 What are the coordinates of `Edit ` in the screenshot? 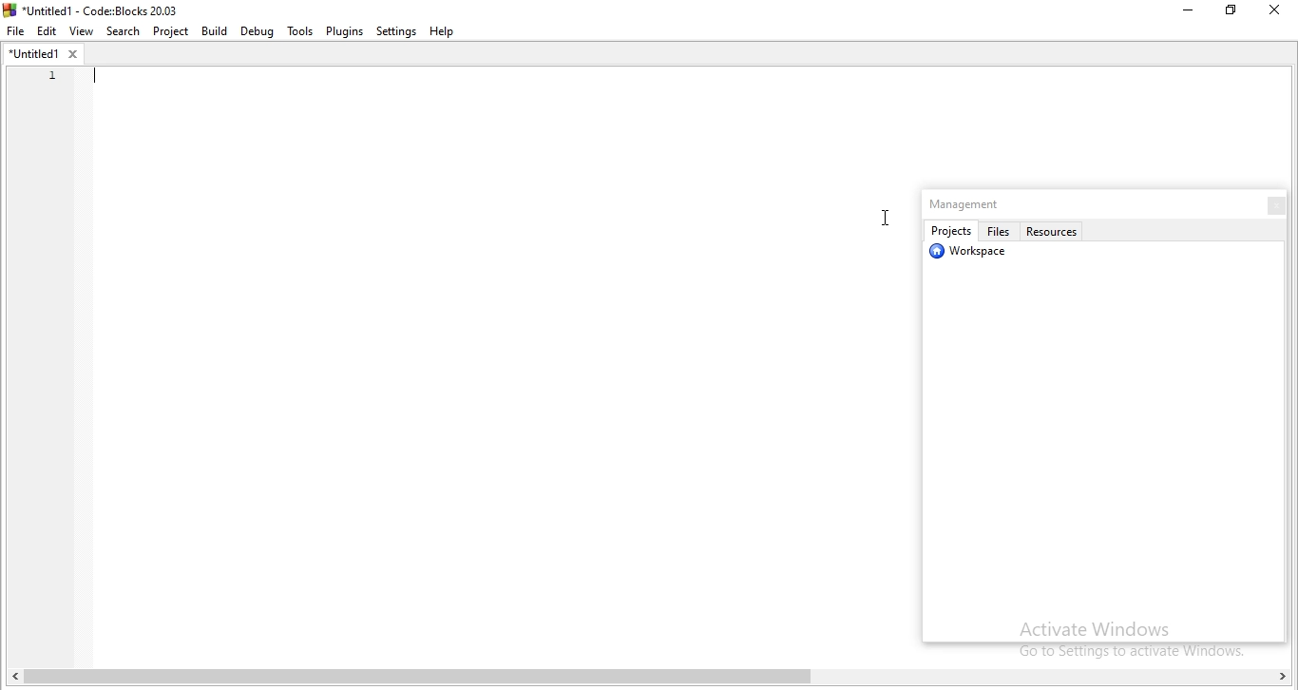 It's located at (48, 29).